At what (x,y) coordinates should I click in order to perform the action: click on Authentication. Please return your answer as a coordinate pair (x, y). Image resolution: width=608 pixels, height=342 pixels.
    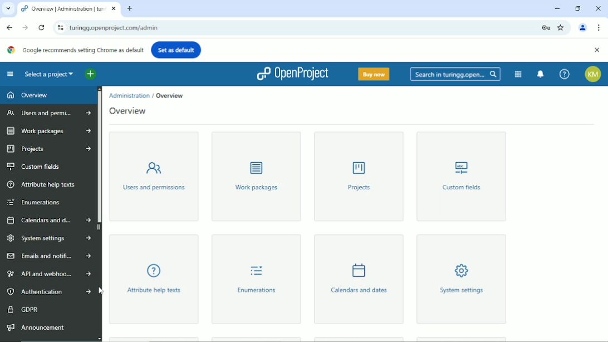
    Looking at the image, I should click on (48, 292).